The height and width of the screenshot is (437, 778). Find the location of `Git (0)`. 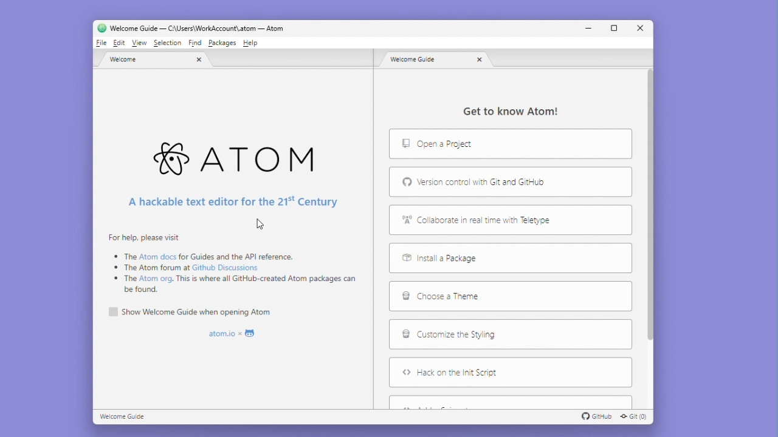

Git (0) is located at coordinates (636, 417).